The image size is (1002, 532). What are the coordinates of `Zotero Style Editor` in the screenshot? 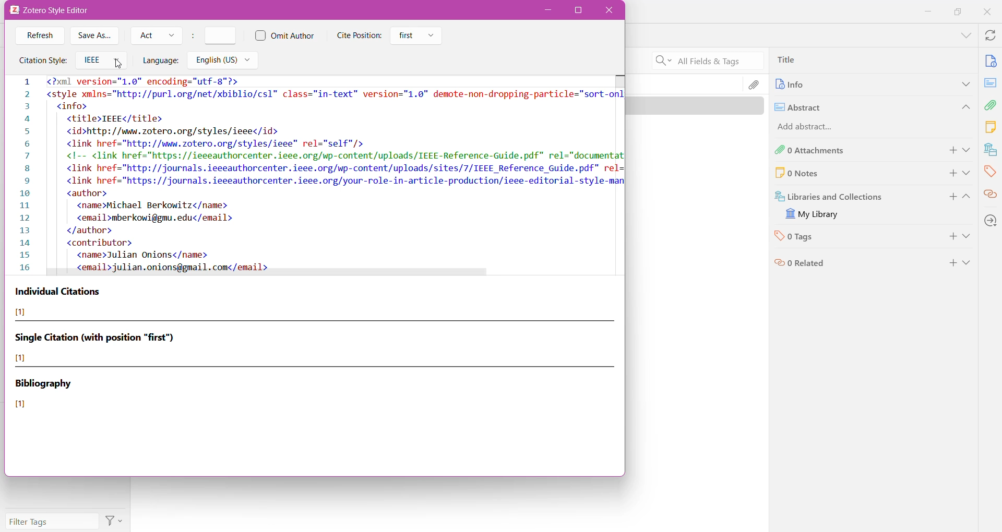 It's located at (55, 11).